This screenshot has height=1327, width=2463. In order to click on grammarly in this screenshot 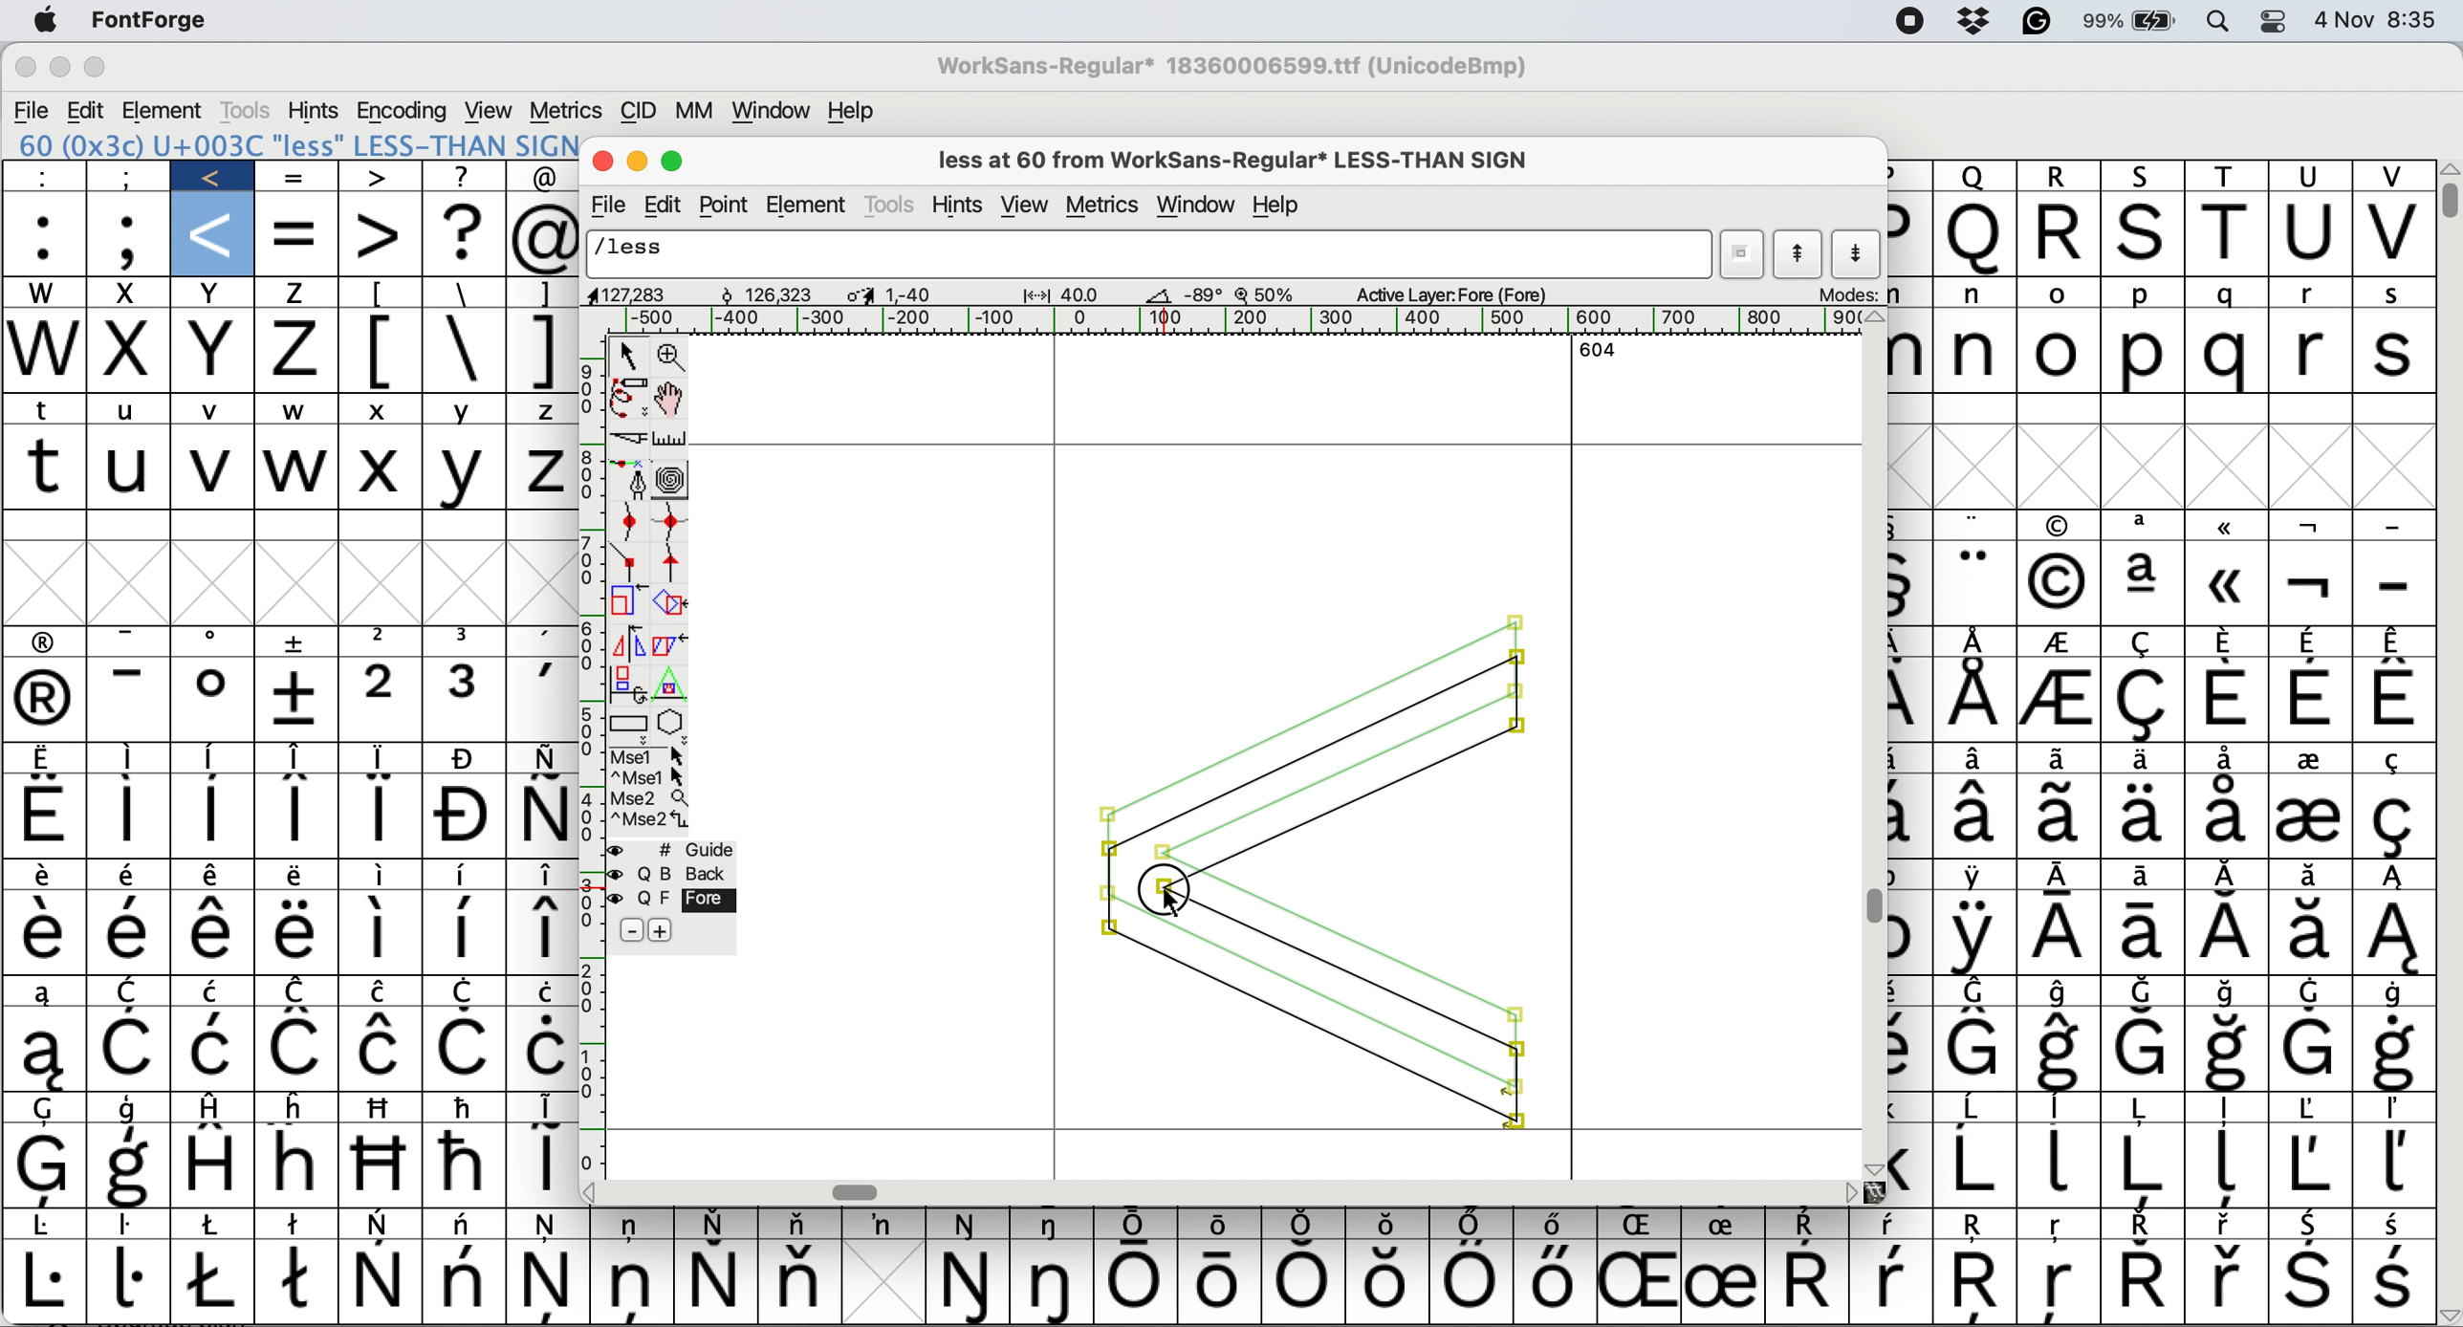, I will do `click(2035, 22)`.